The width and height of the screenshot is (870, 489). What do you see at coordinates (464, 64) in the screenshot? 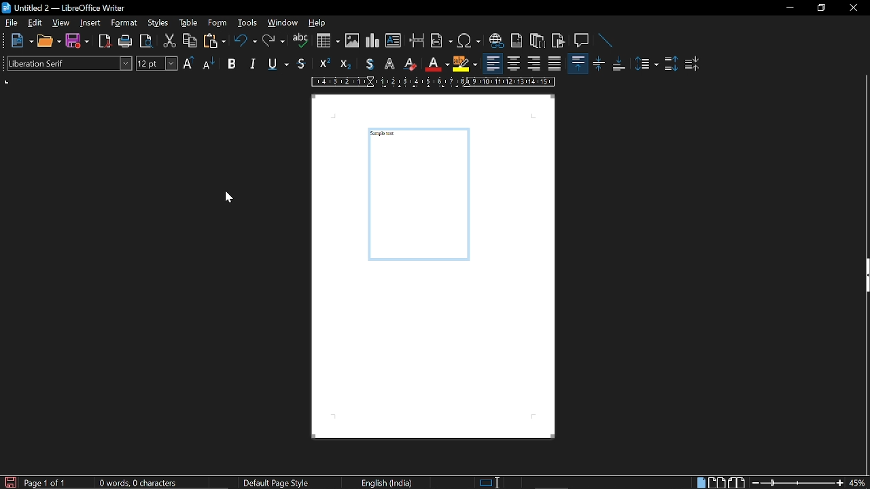
I see `highlight` at bounding box center [464, 64].